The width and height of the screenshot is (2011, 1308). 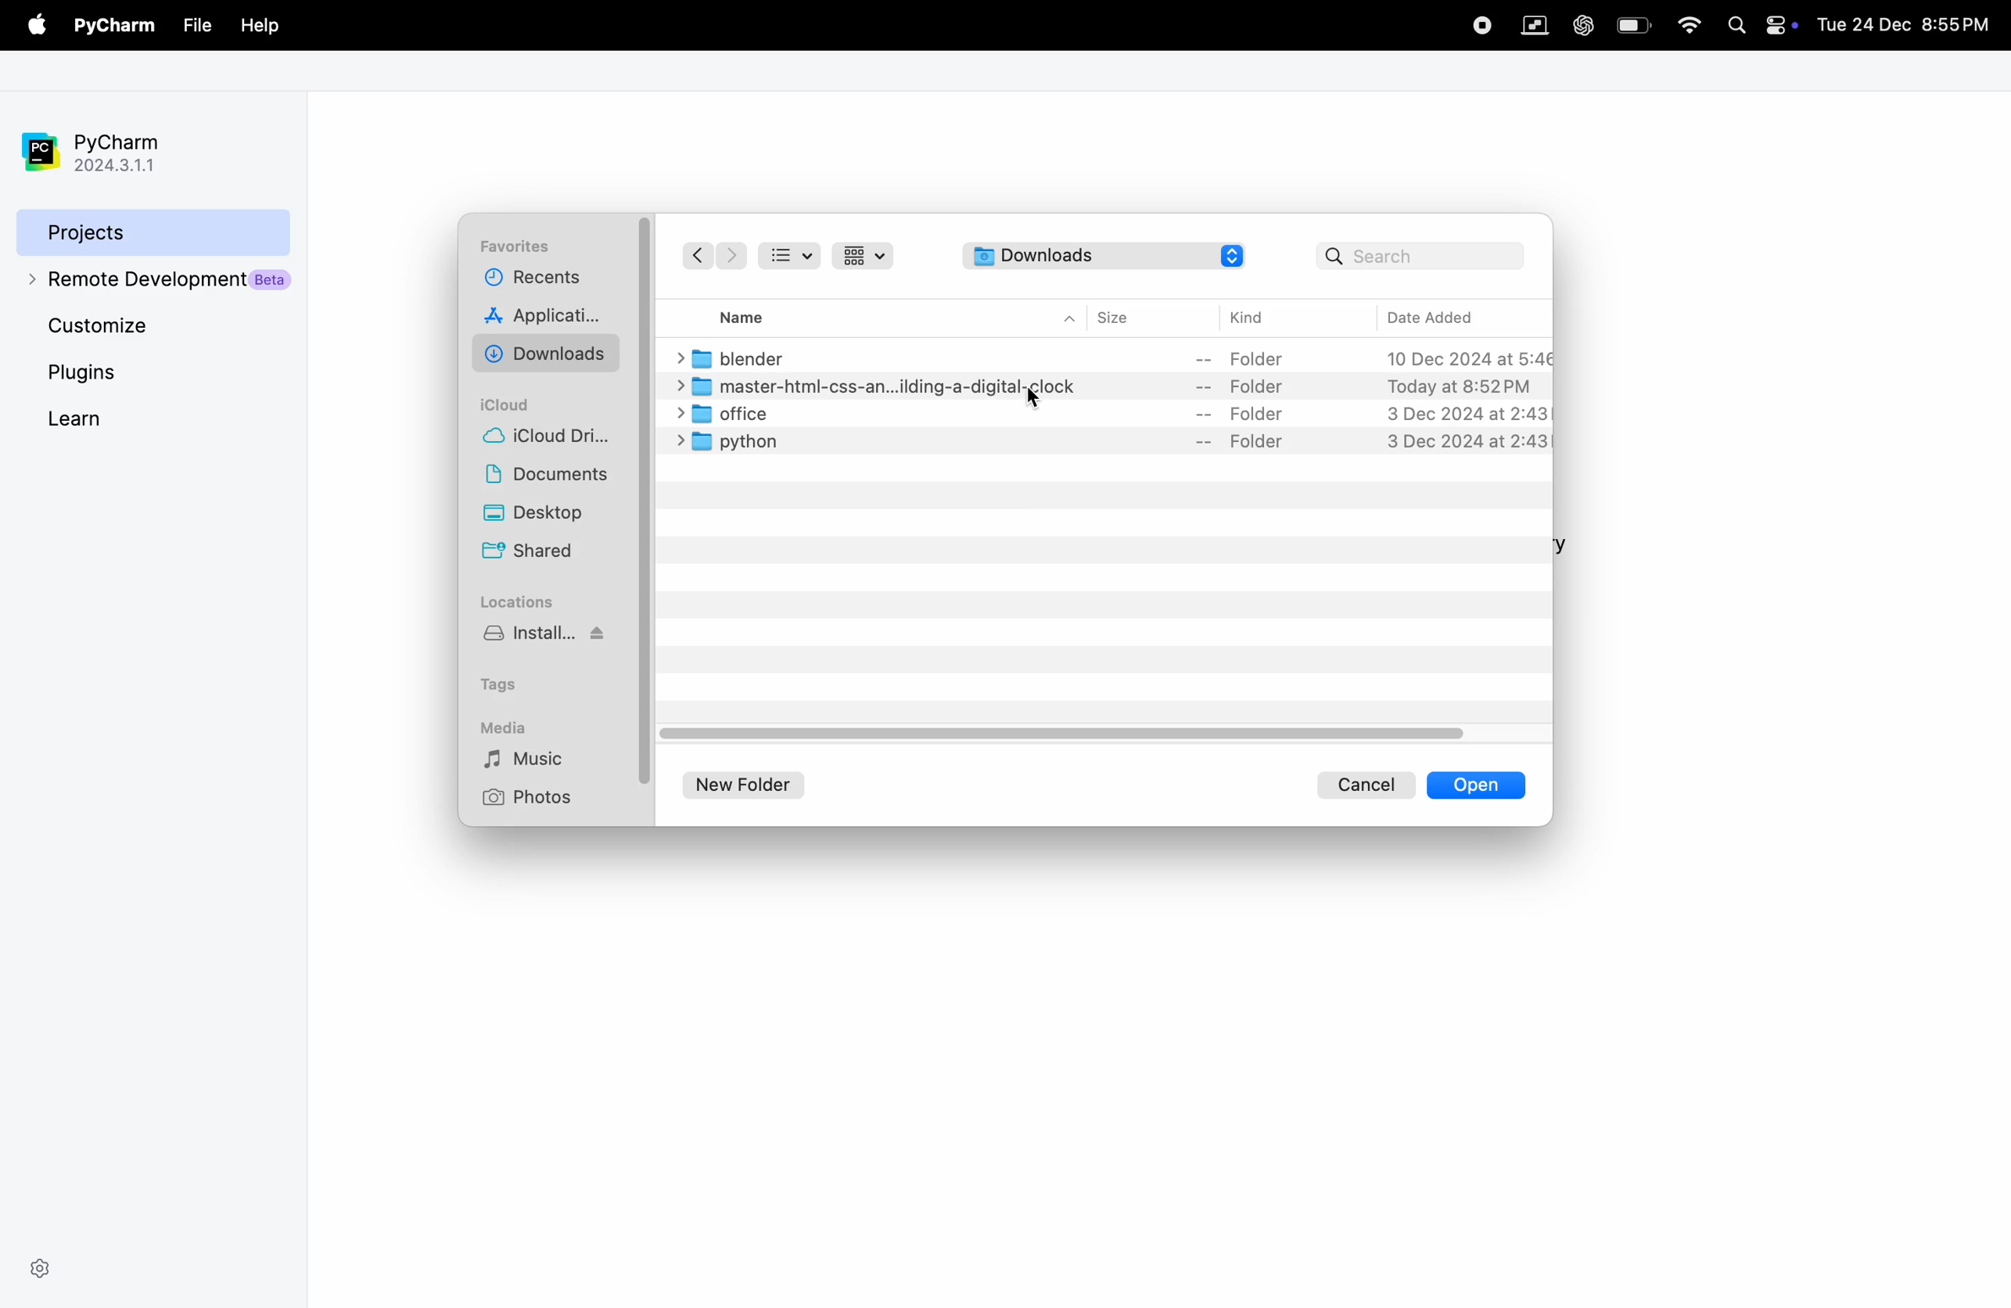 What do you see at coordinates (1476, 785) in the screenshot?
I see `open` at bounding box center [1476, 785].